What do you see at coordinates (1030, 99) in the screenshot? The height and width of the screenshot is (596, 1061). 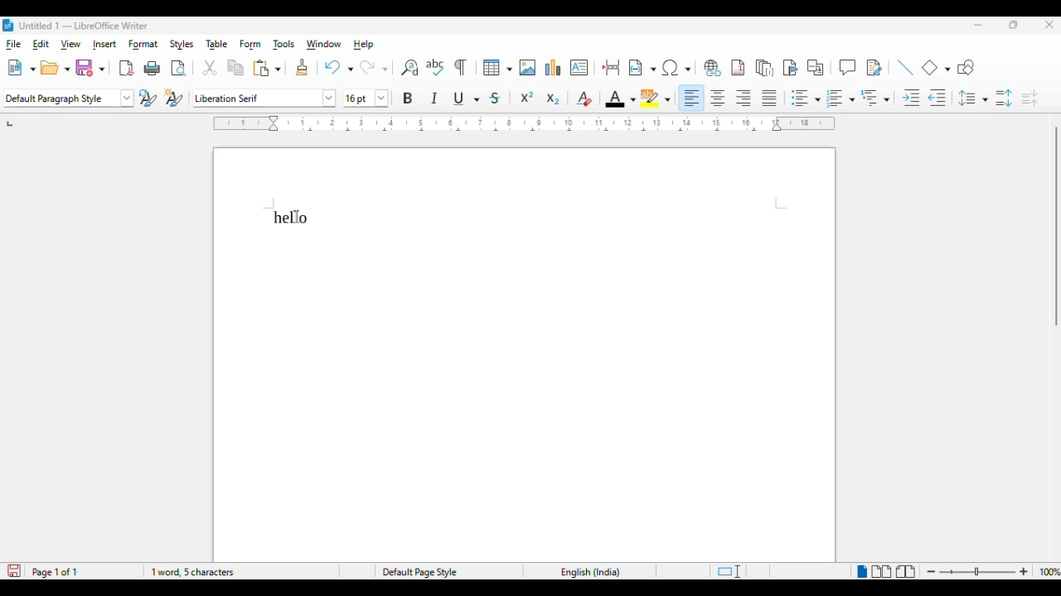 I see `decrease paragraph spacing` at bounding box center [1030, 99].